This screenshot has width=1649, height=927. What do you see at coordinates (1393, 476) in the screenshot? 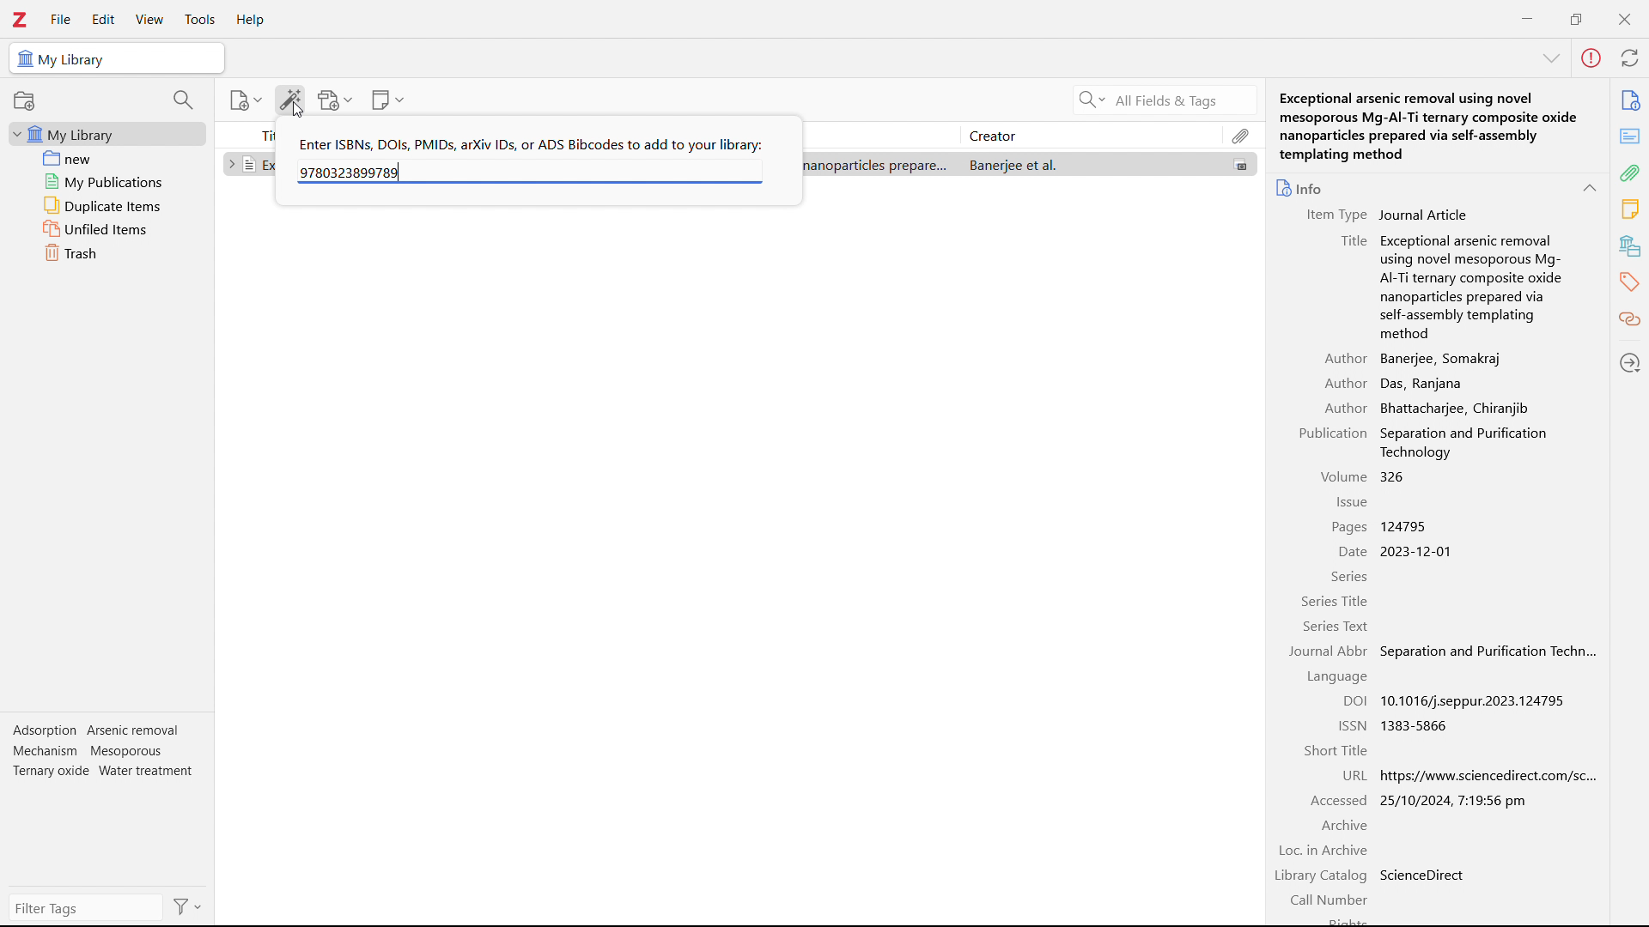
I see `326` at bounding box center [1393, 476].